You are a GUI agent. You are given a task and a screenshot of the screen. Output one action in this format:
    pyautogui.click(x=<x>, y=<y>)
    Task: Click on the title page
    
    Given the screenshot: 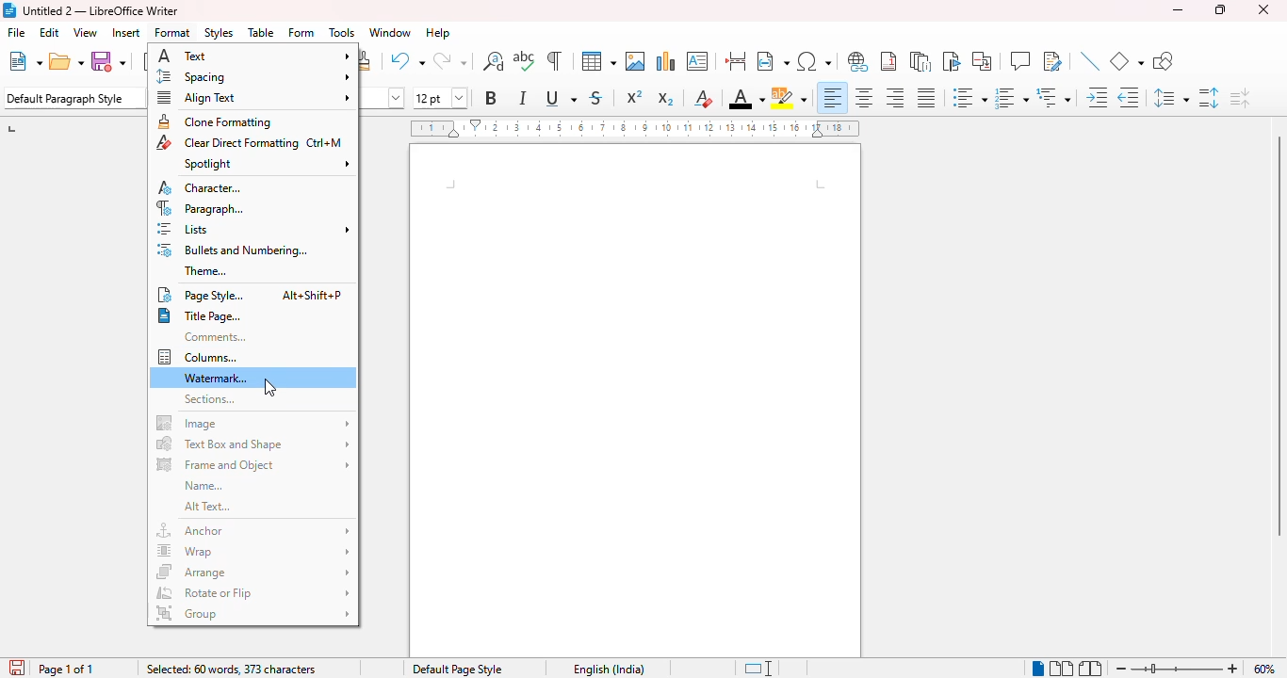 What is the action you would take?
    pyautogui.click(x=198, y=315)
    